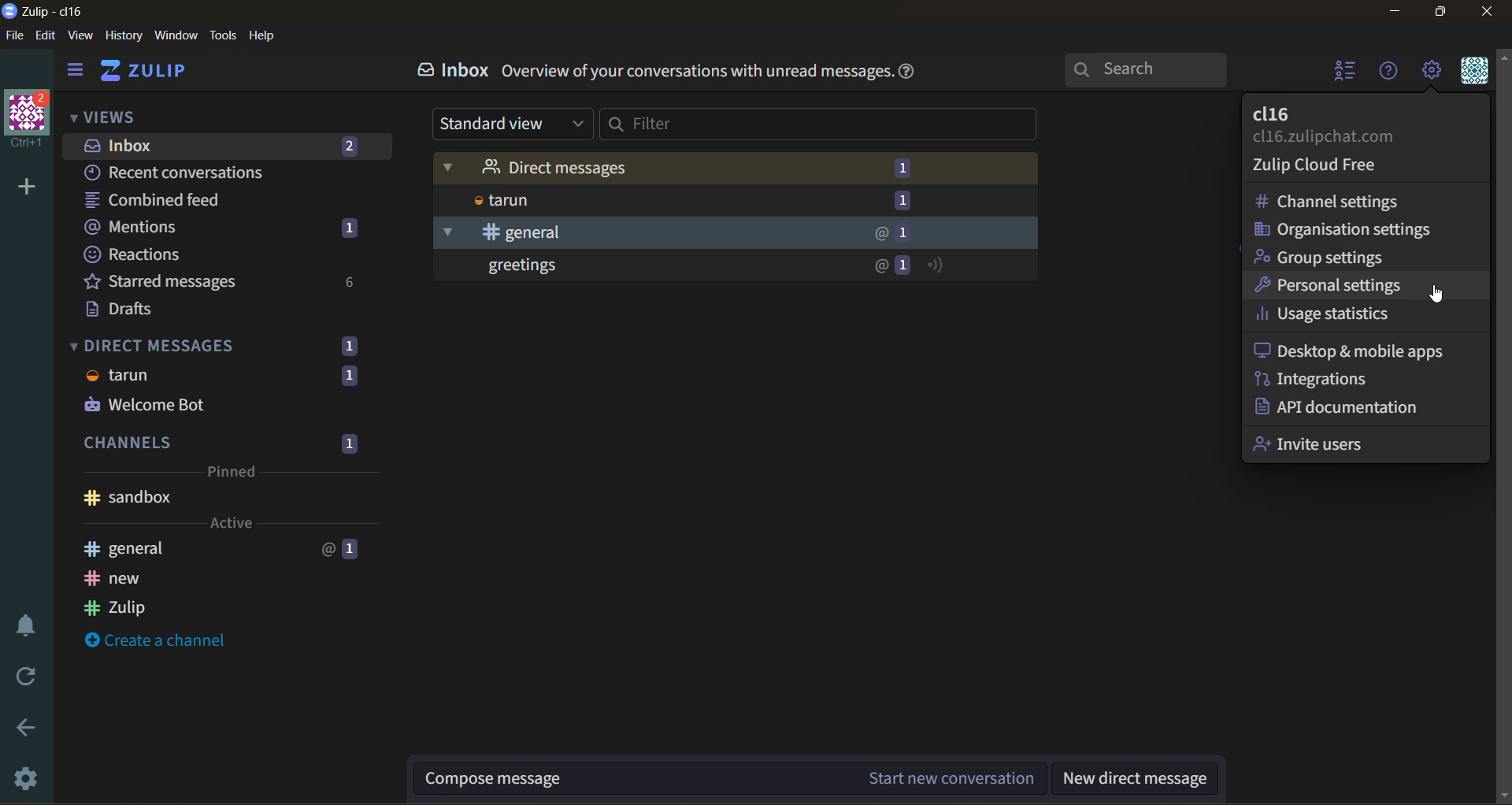 Image resolution: width=1512 pixels, height=805 pixels. Describe the element at coordinates (218, 442) in the screenshot. I see `channels` at that location.